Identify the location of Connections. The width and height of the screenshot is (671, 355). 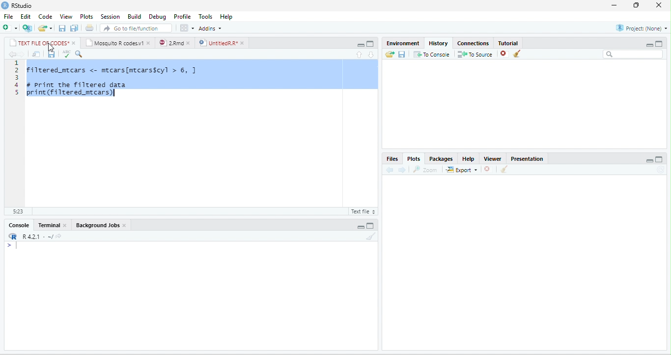
(473, 43).